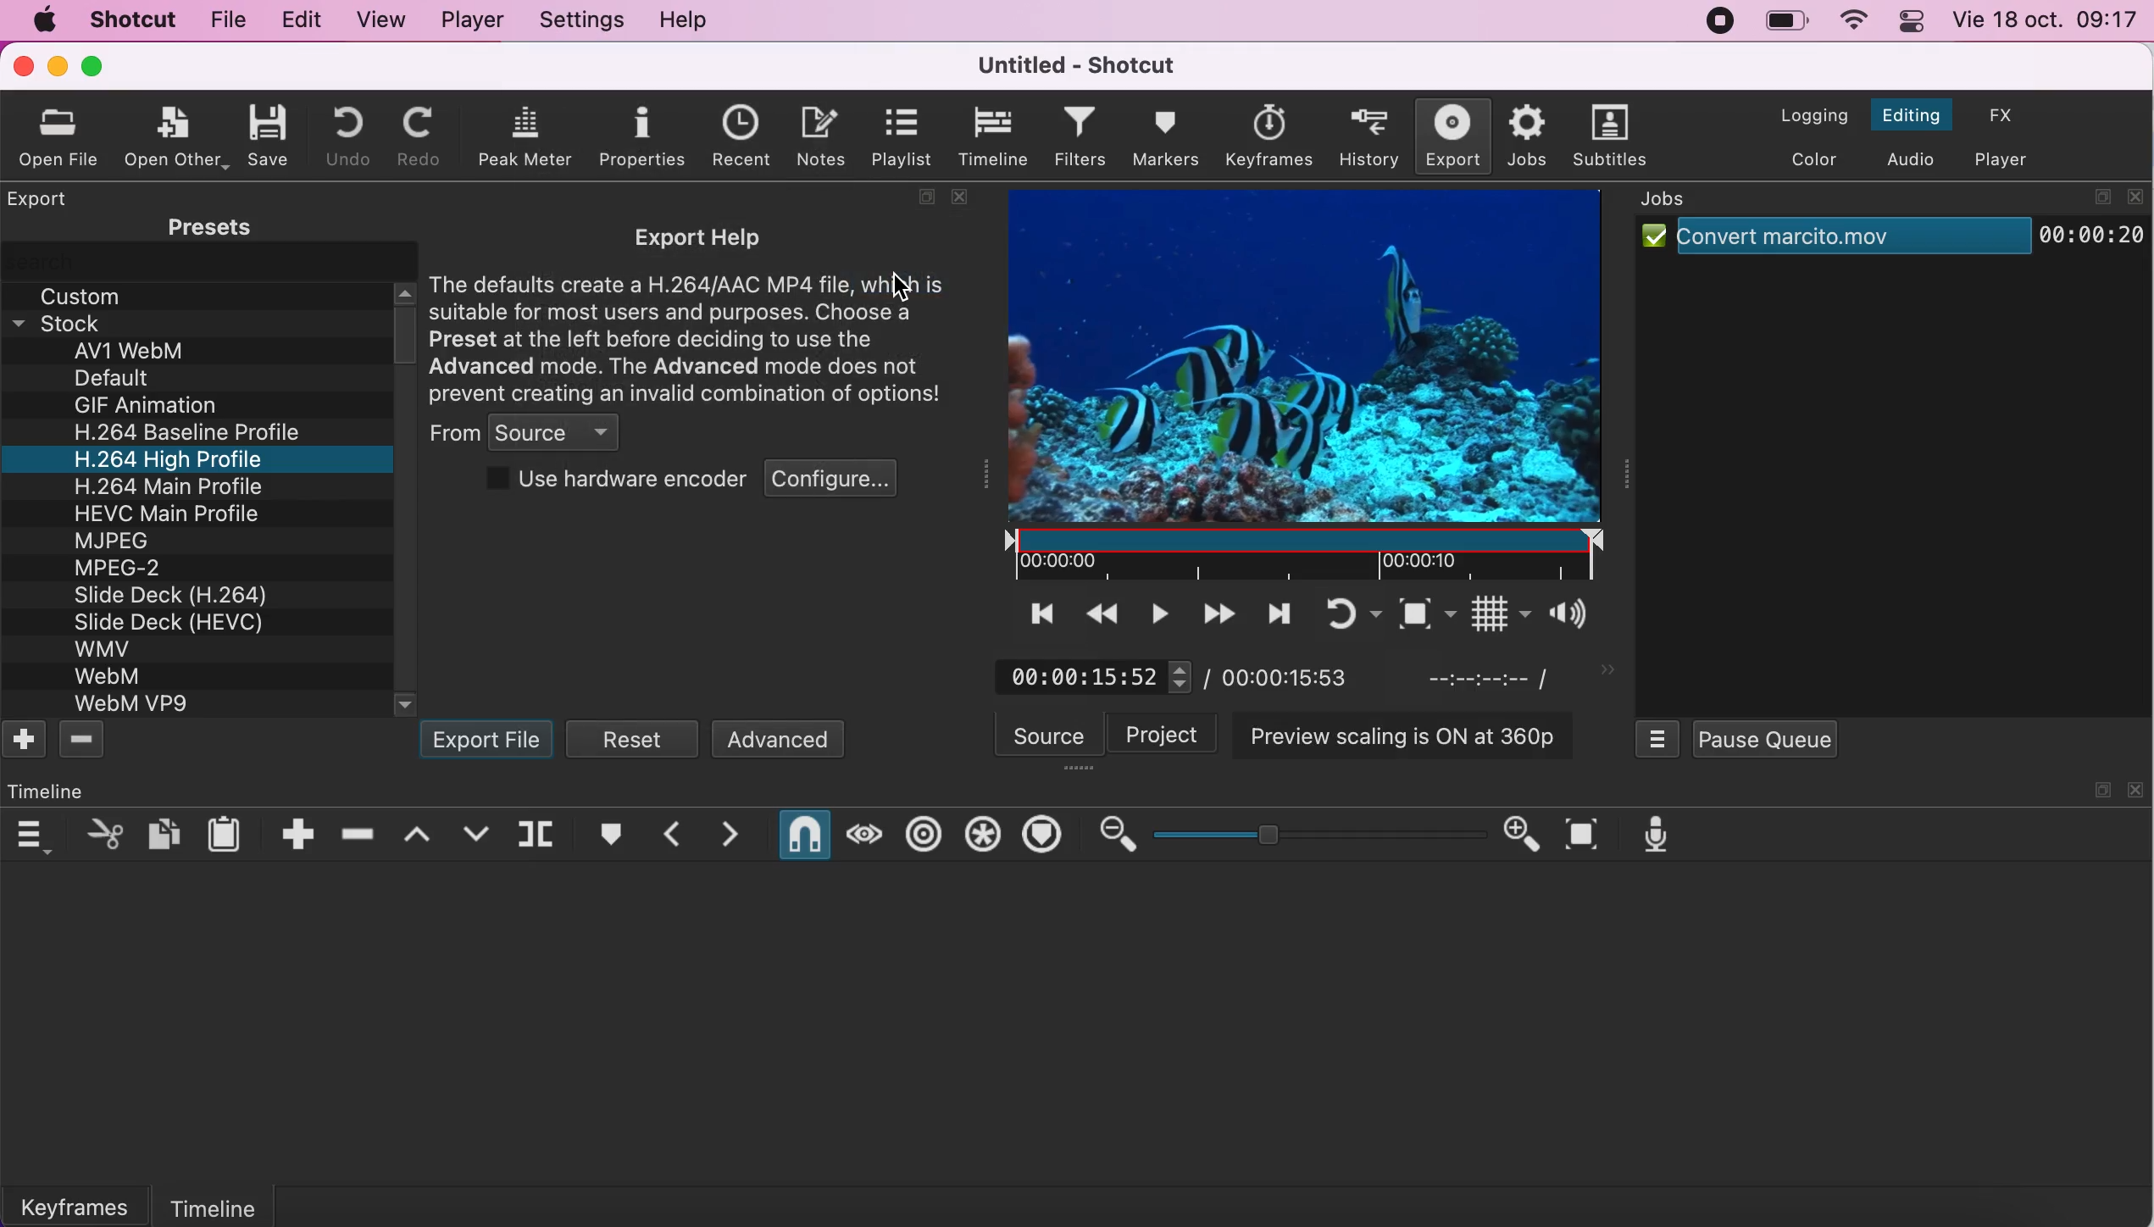  Describe the element at coordinates (20, 65) in the screenshot. I see `close` at that location.